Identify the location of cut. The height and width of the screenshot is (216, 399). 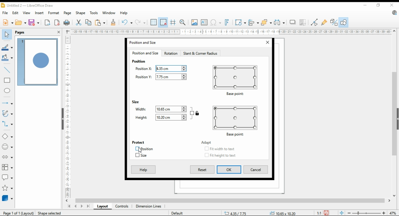
(79, 22).